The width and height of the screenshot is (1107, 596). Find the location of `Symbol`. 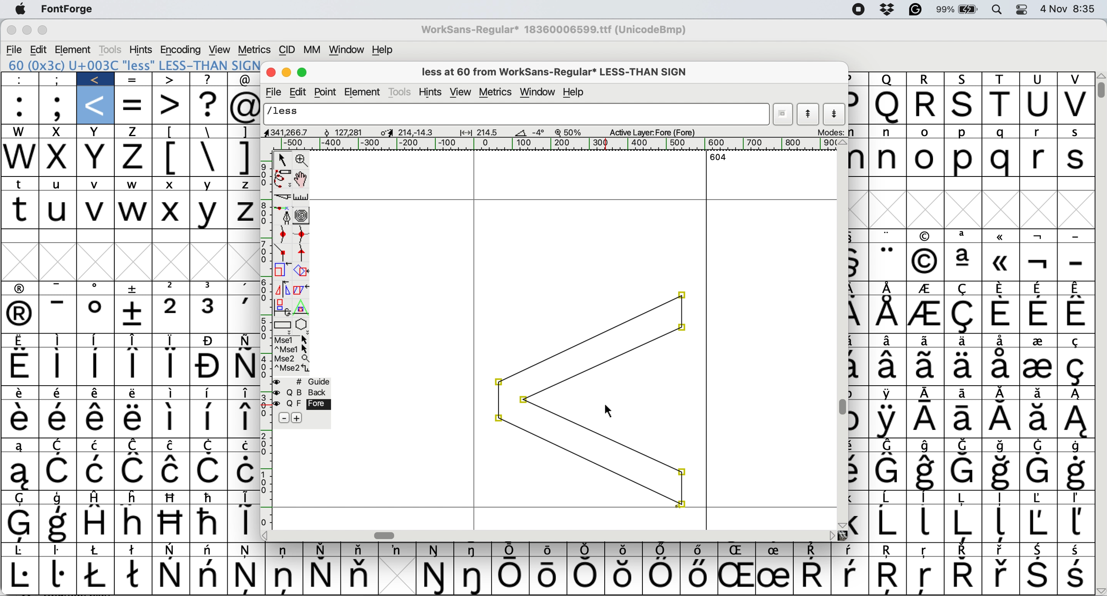

Symbol is located at coordinates (889, 446).